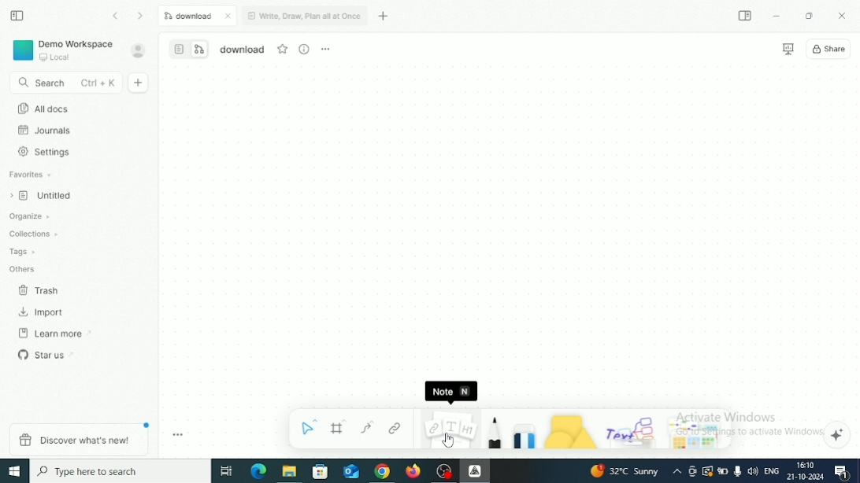  Describe the element at coordinates (395, 430) in the screenshot. I see `Link` at that location.